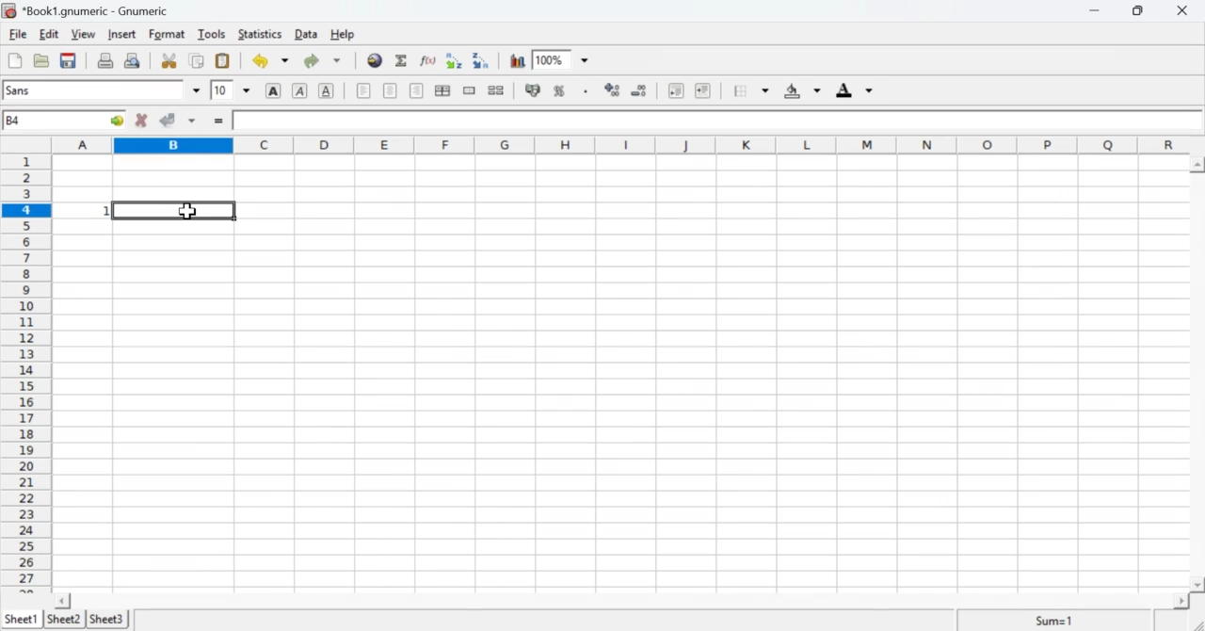 Image resolution: width=1205 pixels, height=631 pixels. What do you see at coordinates (104, 90) in the screenshot?
I see `Font Style` at bounding box center [104, 90].